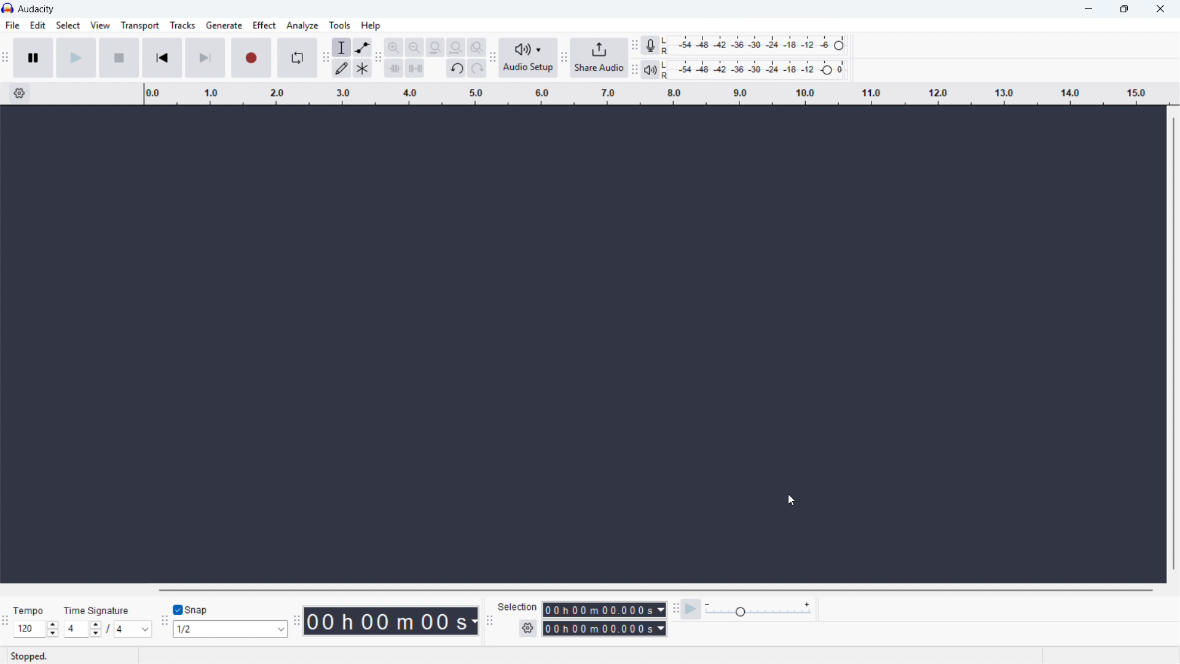  I want to click on close, so click(1159, 9).